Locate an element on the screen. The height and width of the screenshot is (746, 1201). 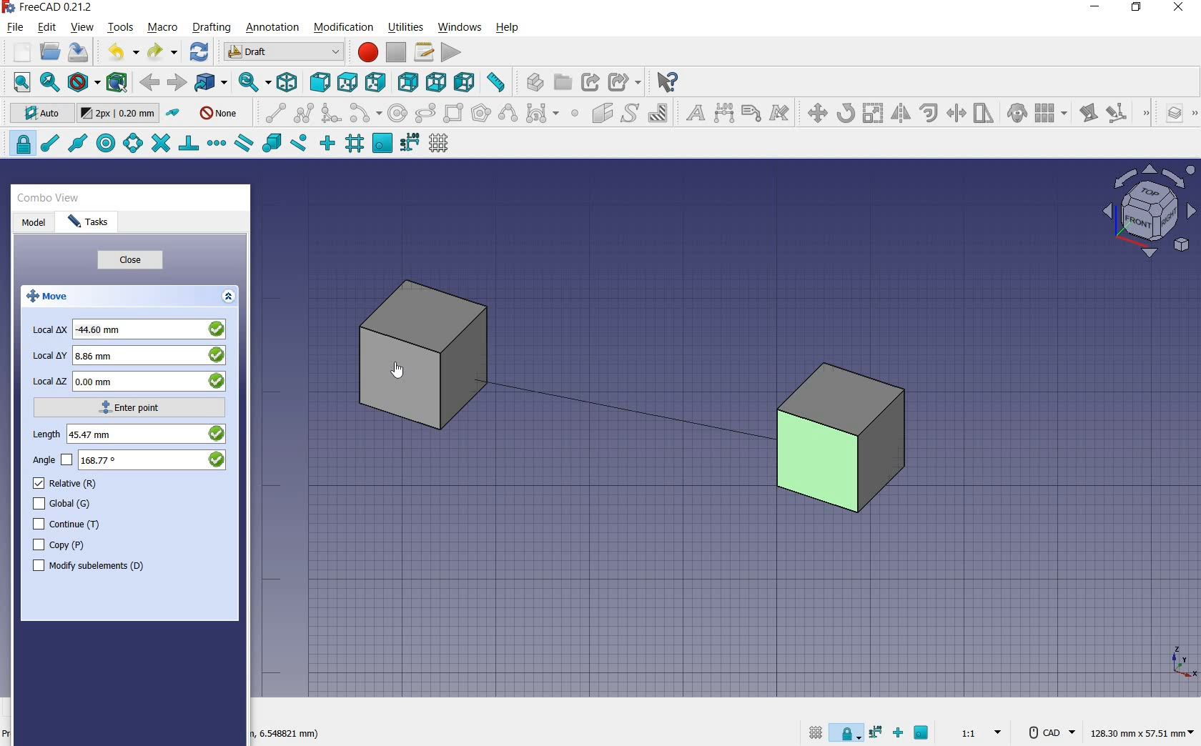
local x is located at coordinates (131, 329).